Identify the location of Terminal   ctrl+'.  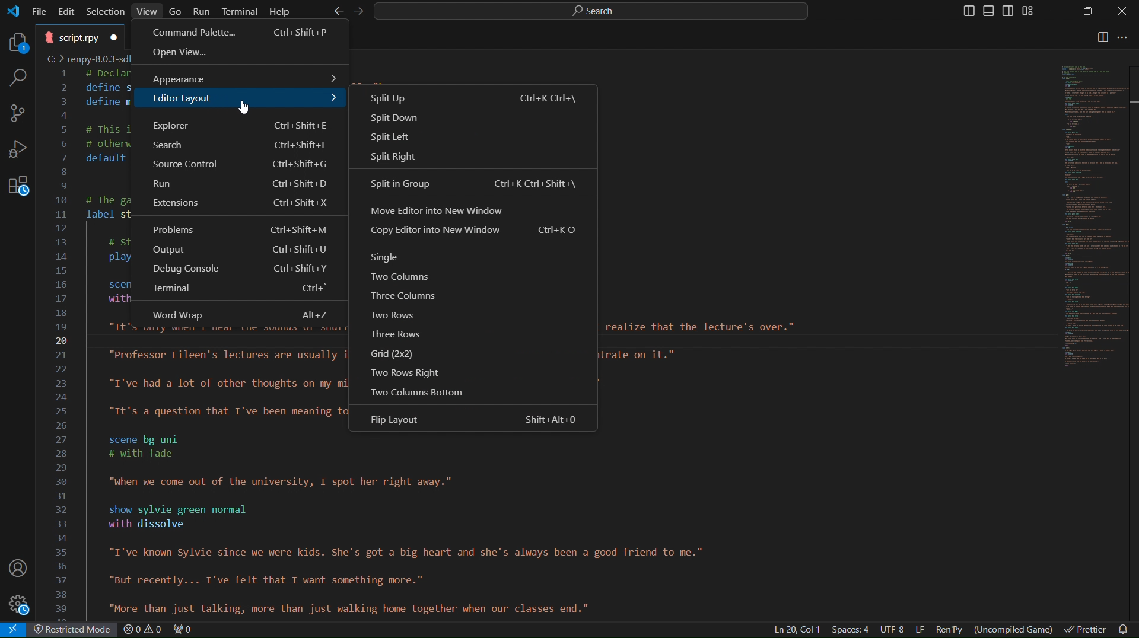
(241, 292).